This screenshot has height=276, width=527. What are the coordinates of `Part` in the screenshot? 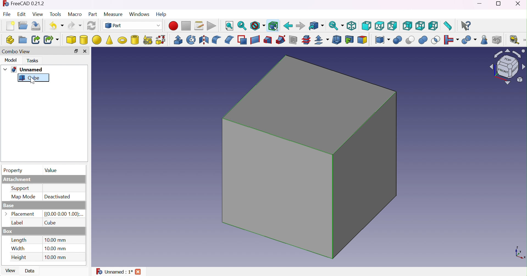 It's located at (133, 26).